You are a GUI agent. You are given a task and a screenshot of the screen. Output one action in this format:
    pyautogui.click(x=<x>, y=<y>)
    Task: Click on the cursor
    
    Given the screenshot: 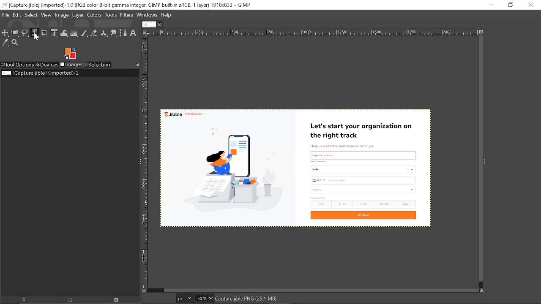 What is the action you would take?
    pyautogui.click(x=36, y=39)
    